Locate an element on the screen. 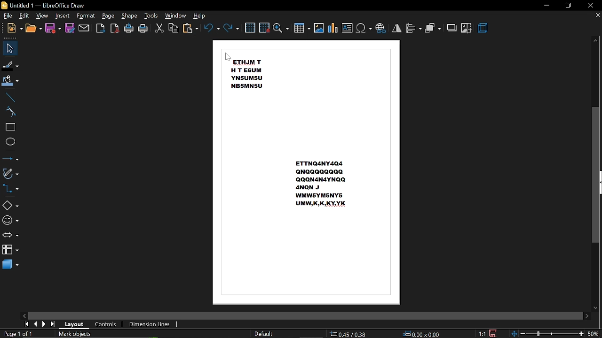  Move up is located at coordinates (595, 41).